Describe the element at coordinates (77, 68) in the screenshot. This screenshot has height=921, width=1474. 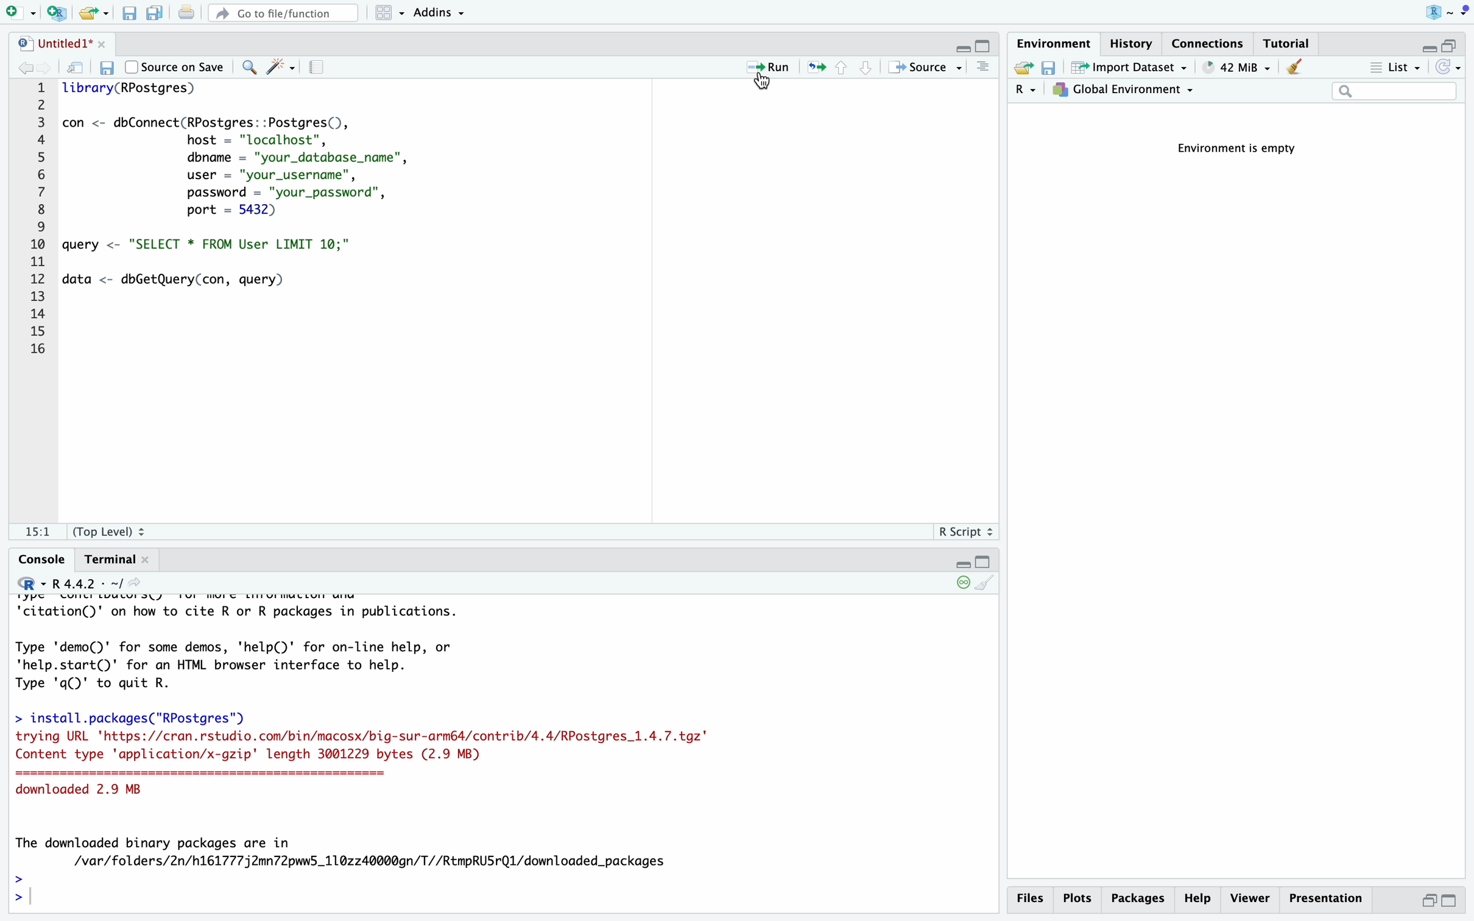
I see `show in new window` at that location.